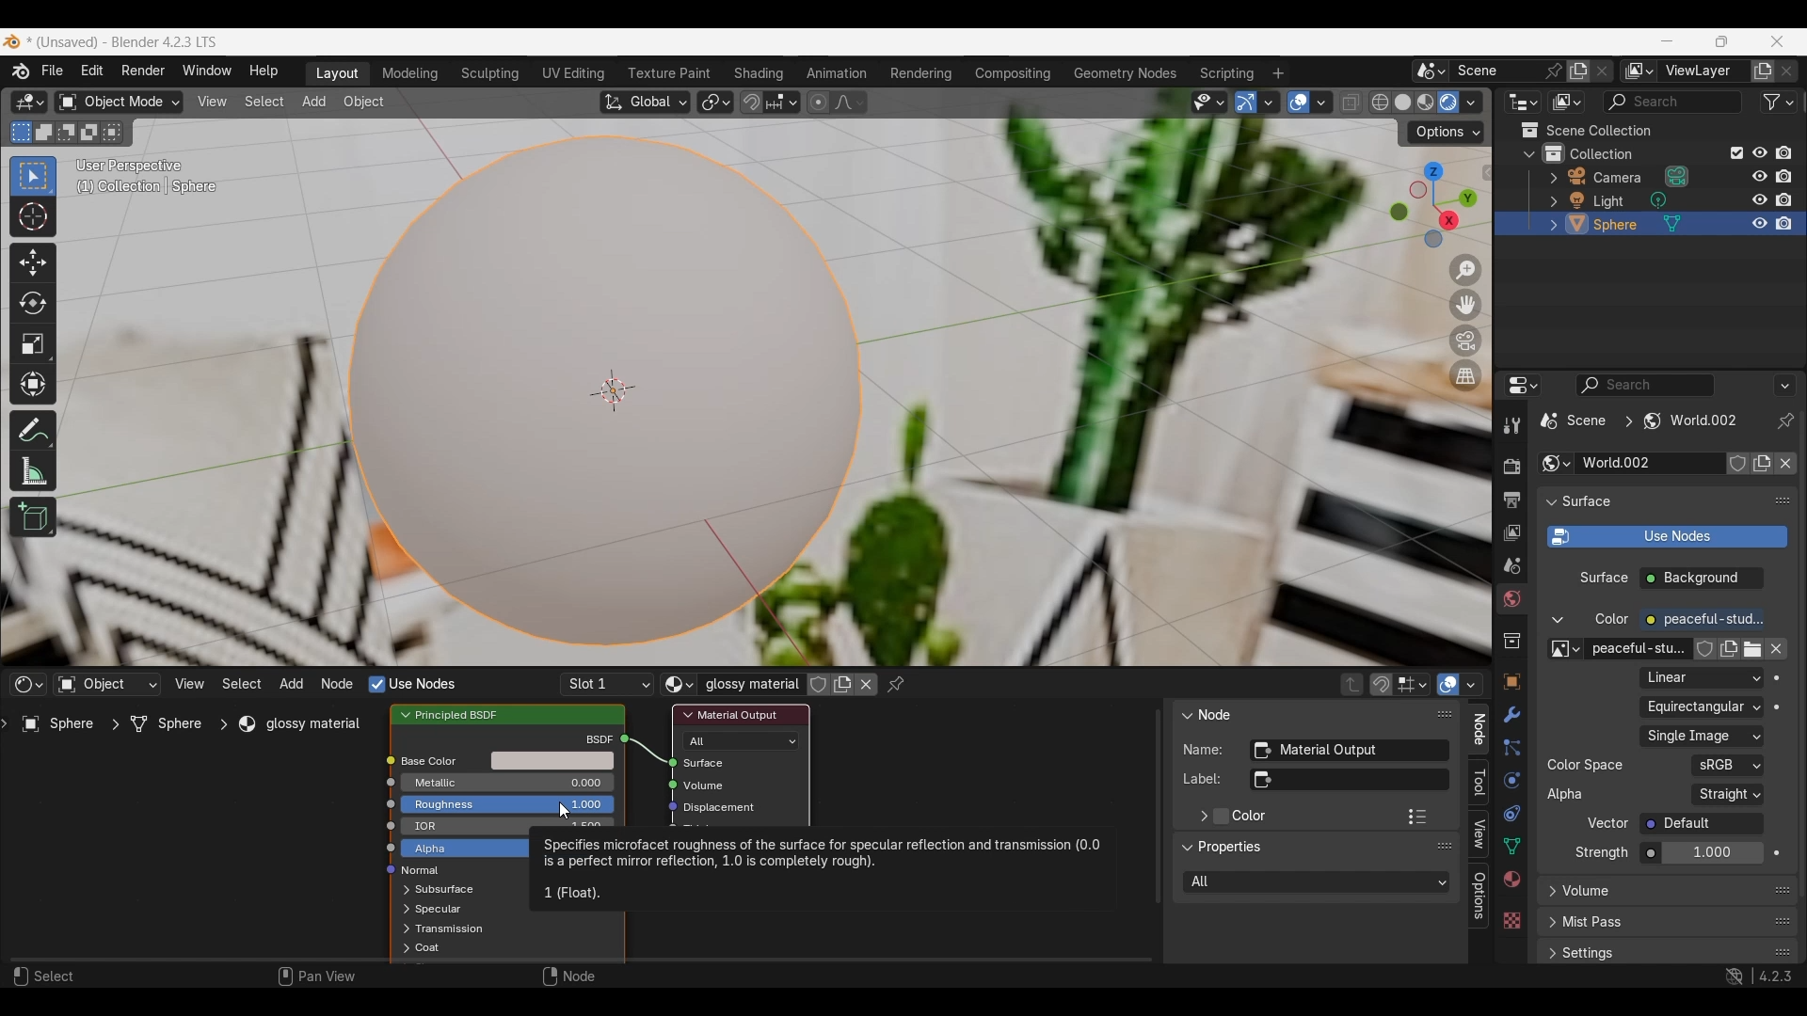  What do you see at coordinates (1550, 502) in the screenshot?
I see `Collapse` at bounding box center [1550, 502].